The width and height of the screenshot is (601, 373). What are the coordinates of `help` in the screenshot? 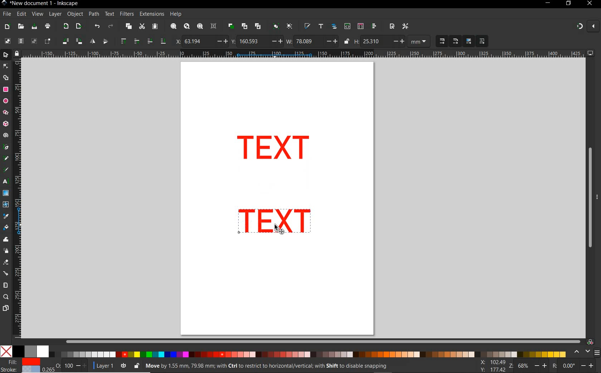 It's located at (176, 14).